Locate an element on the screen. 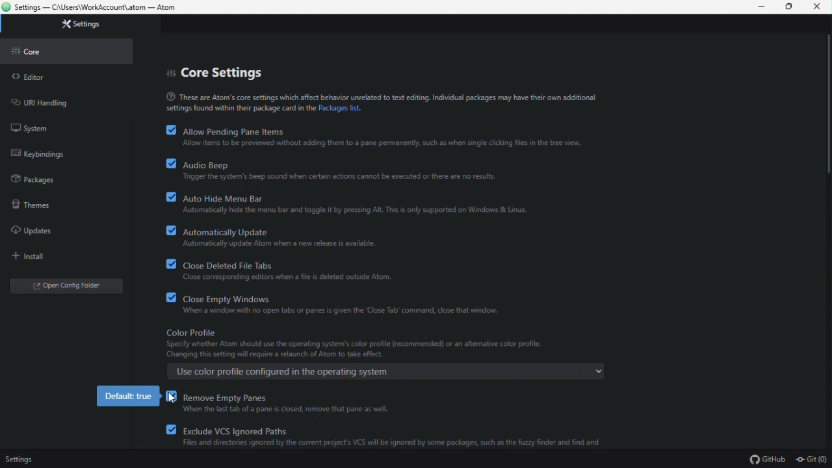 Image resolution: width=832 pixels, height=468 pixels. checkbox is located at coordinates (166, 196).